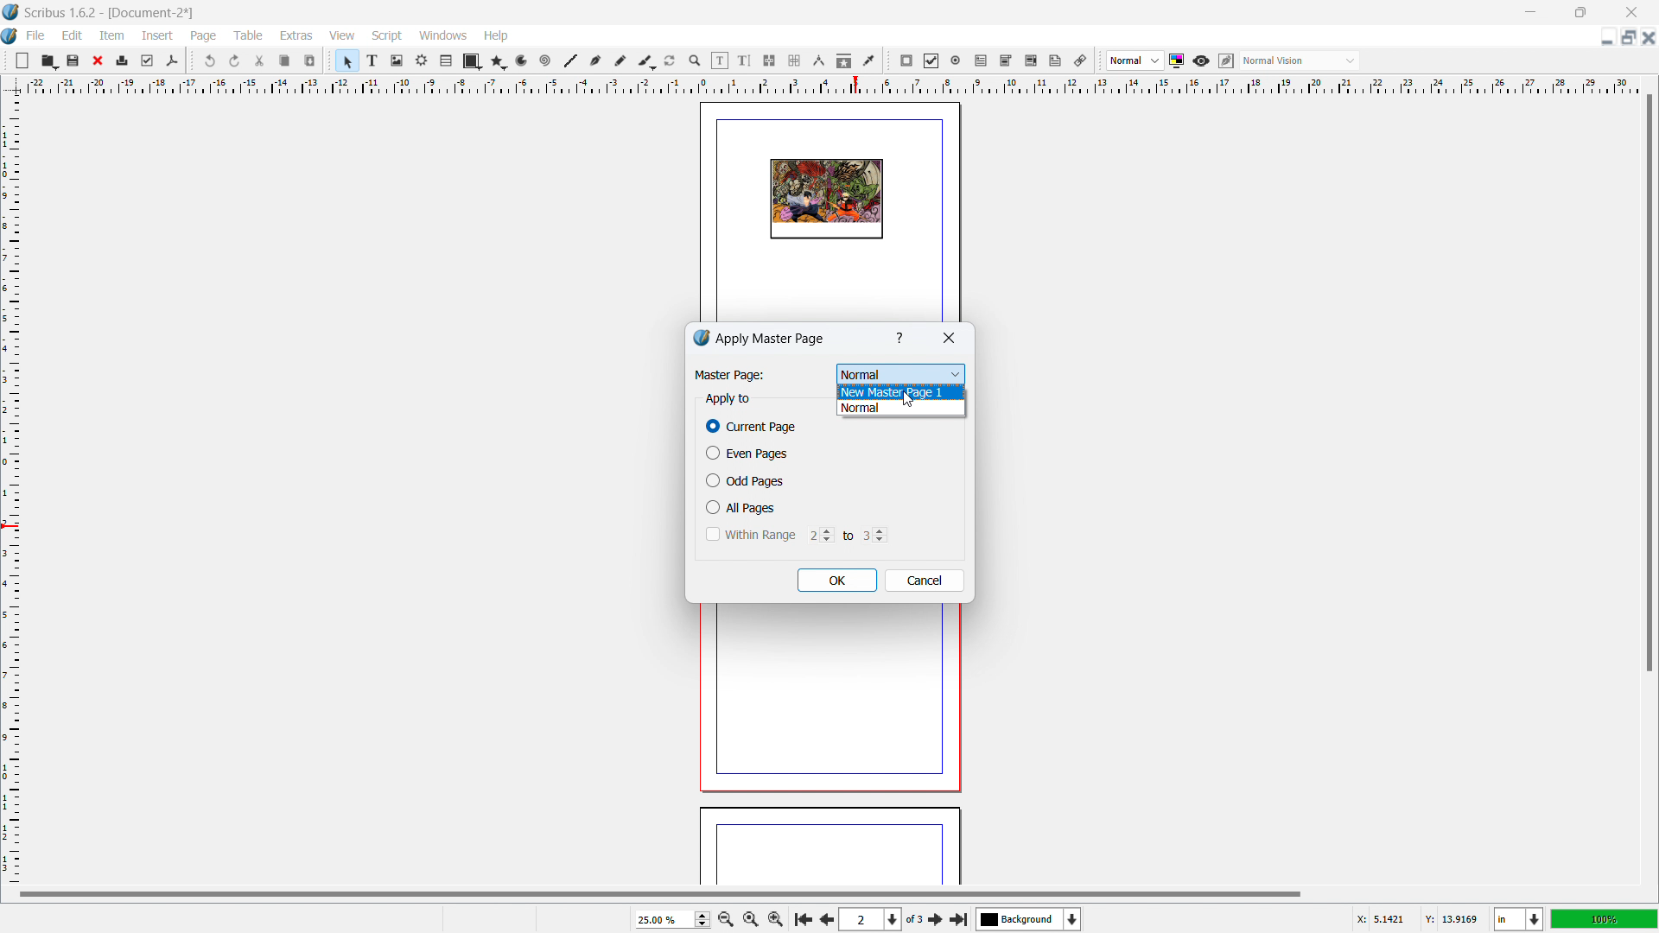 Image resolution: width=1659 pixels, height=933 pixels. What do you see at coordinates (1029, 919) in the screenshot?
I see `select the current layer` at bounding box center [1029, 919].